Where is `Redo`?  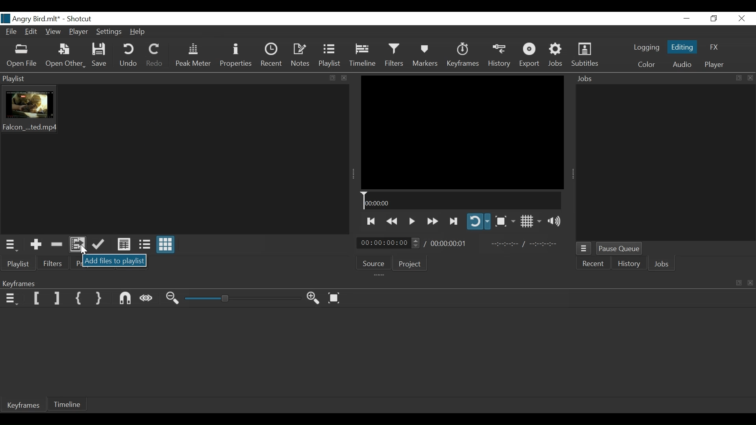
Redo is located at coordinates (156, 56).